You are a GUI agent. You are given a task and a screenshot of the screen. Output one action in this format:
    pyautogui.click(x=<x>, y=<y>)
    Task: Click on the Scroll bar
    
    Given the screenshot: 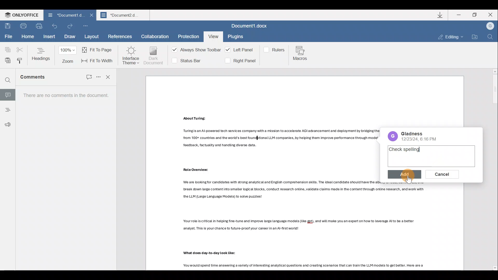 What is the action you would take?
    pyautogui.click(x=493, y=170)
    